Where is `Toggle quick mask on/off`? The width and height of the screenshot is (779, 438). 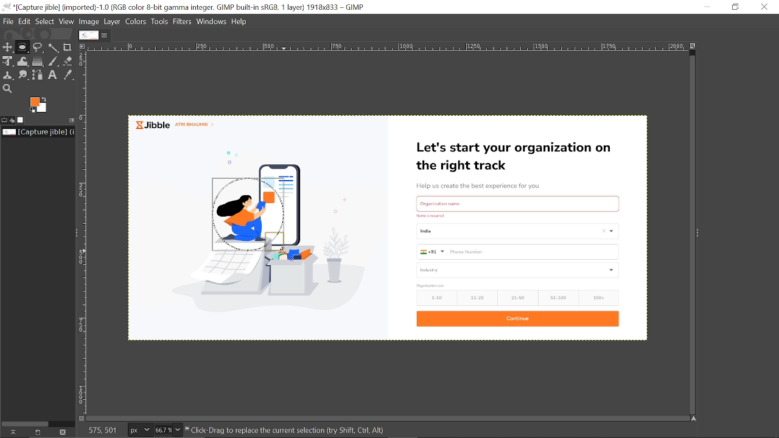 Toggle quick mask on/off is located at coordinates (81, 417).